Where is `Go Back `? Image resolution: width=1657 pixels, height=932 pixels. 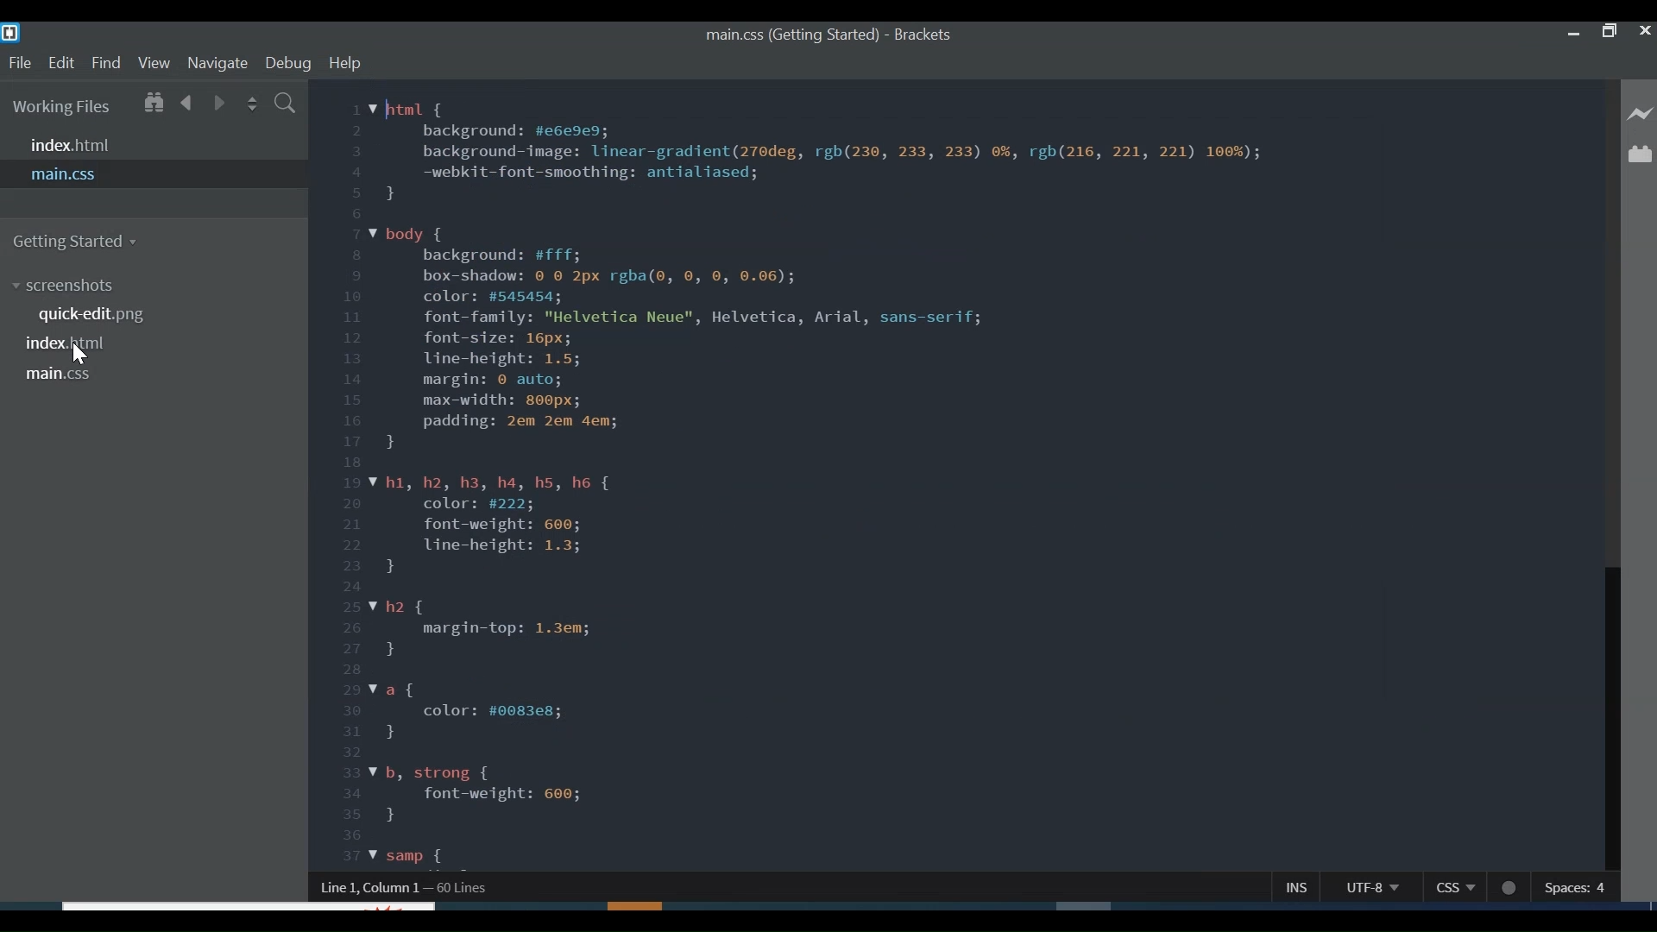 Go Back  is located at coordinates (188, 104).